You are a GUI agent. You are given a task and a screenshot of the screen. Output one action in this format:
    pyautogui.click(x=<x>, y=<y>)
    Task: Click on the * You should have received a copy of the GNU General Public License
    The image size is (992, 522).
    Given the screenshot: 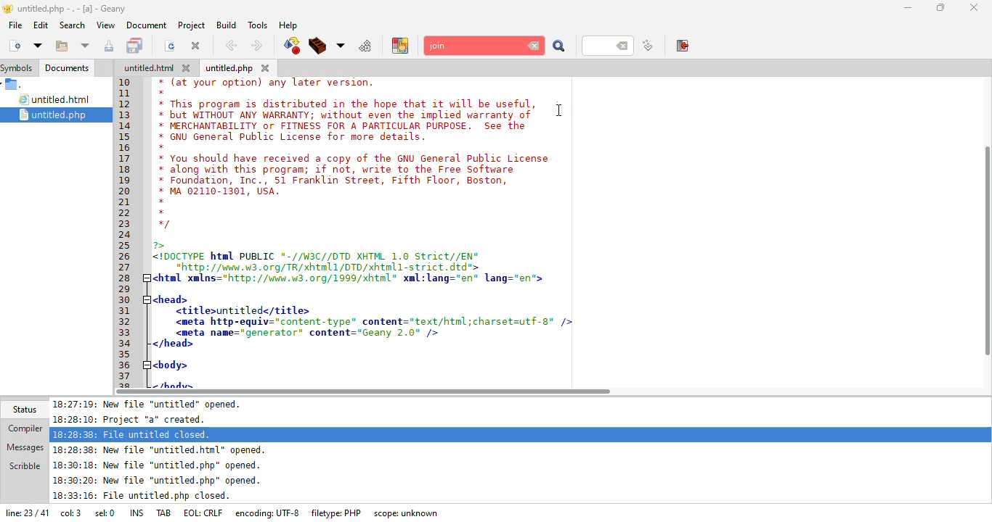 What is the action you would take?
    pyautogui.click(x=355, y=158)
    